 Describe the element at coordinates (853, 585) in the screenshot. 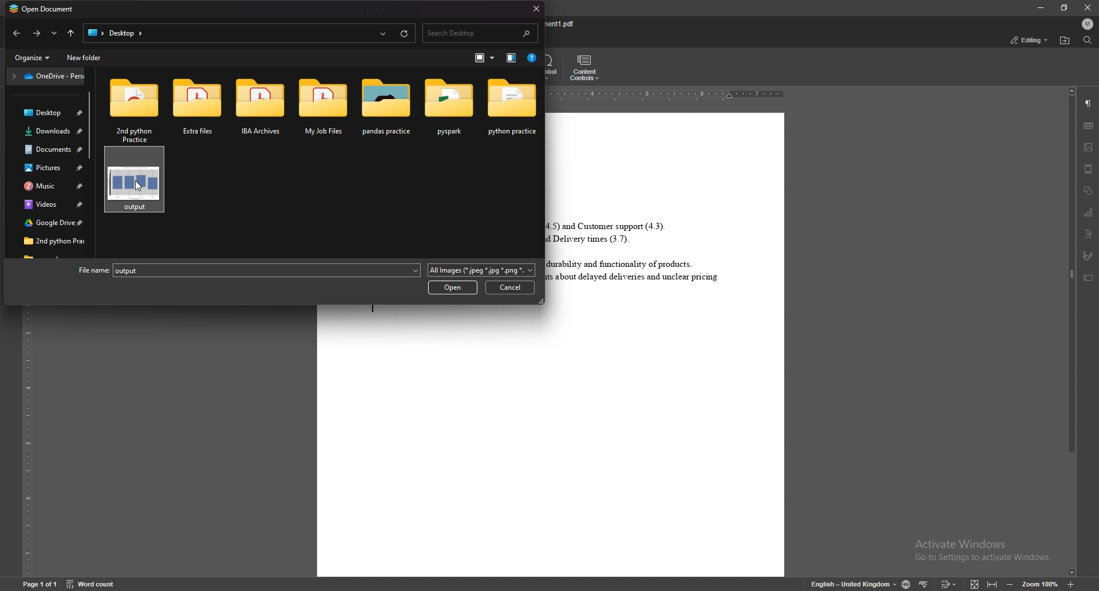

I see `change text language` at that location.